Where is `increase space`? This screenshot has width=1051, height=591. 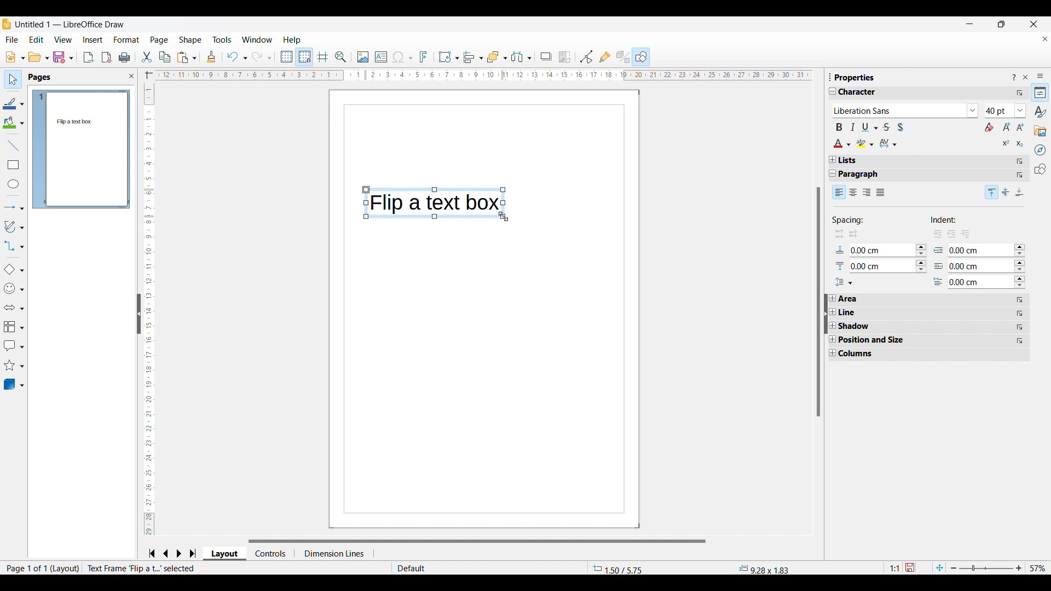 increase space is located at coordinates (836, 235).